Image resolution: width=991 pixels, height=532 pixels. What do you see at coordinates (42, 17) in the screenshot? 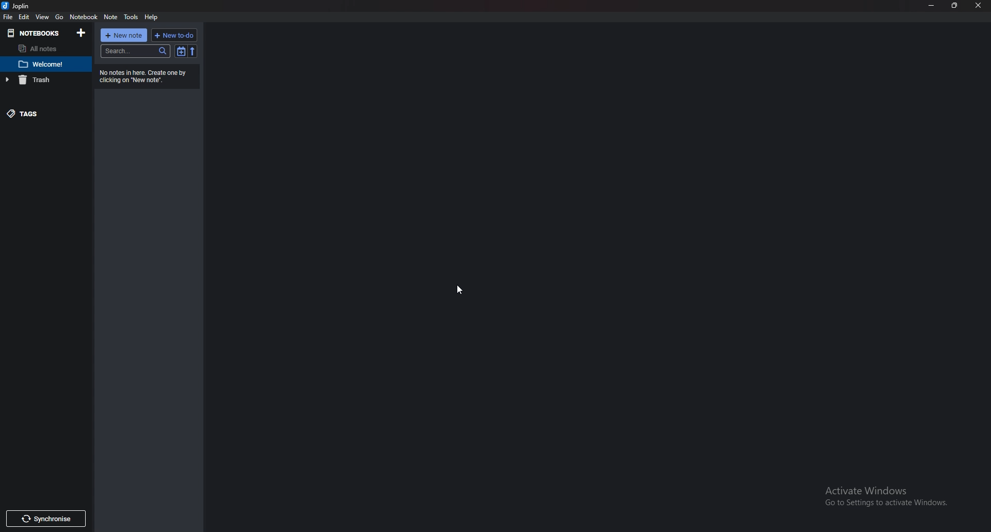
I see `view` at bounding box center [42, 17].